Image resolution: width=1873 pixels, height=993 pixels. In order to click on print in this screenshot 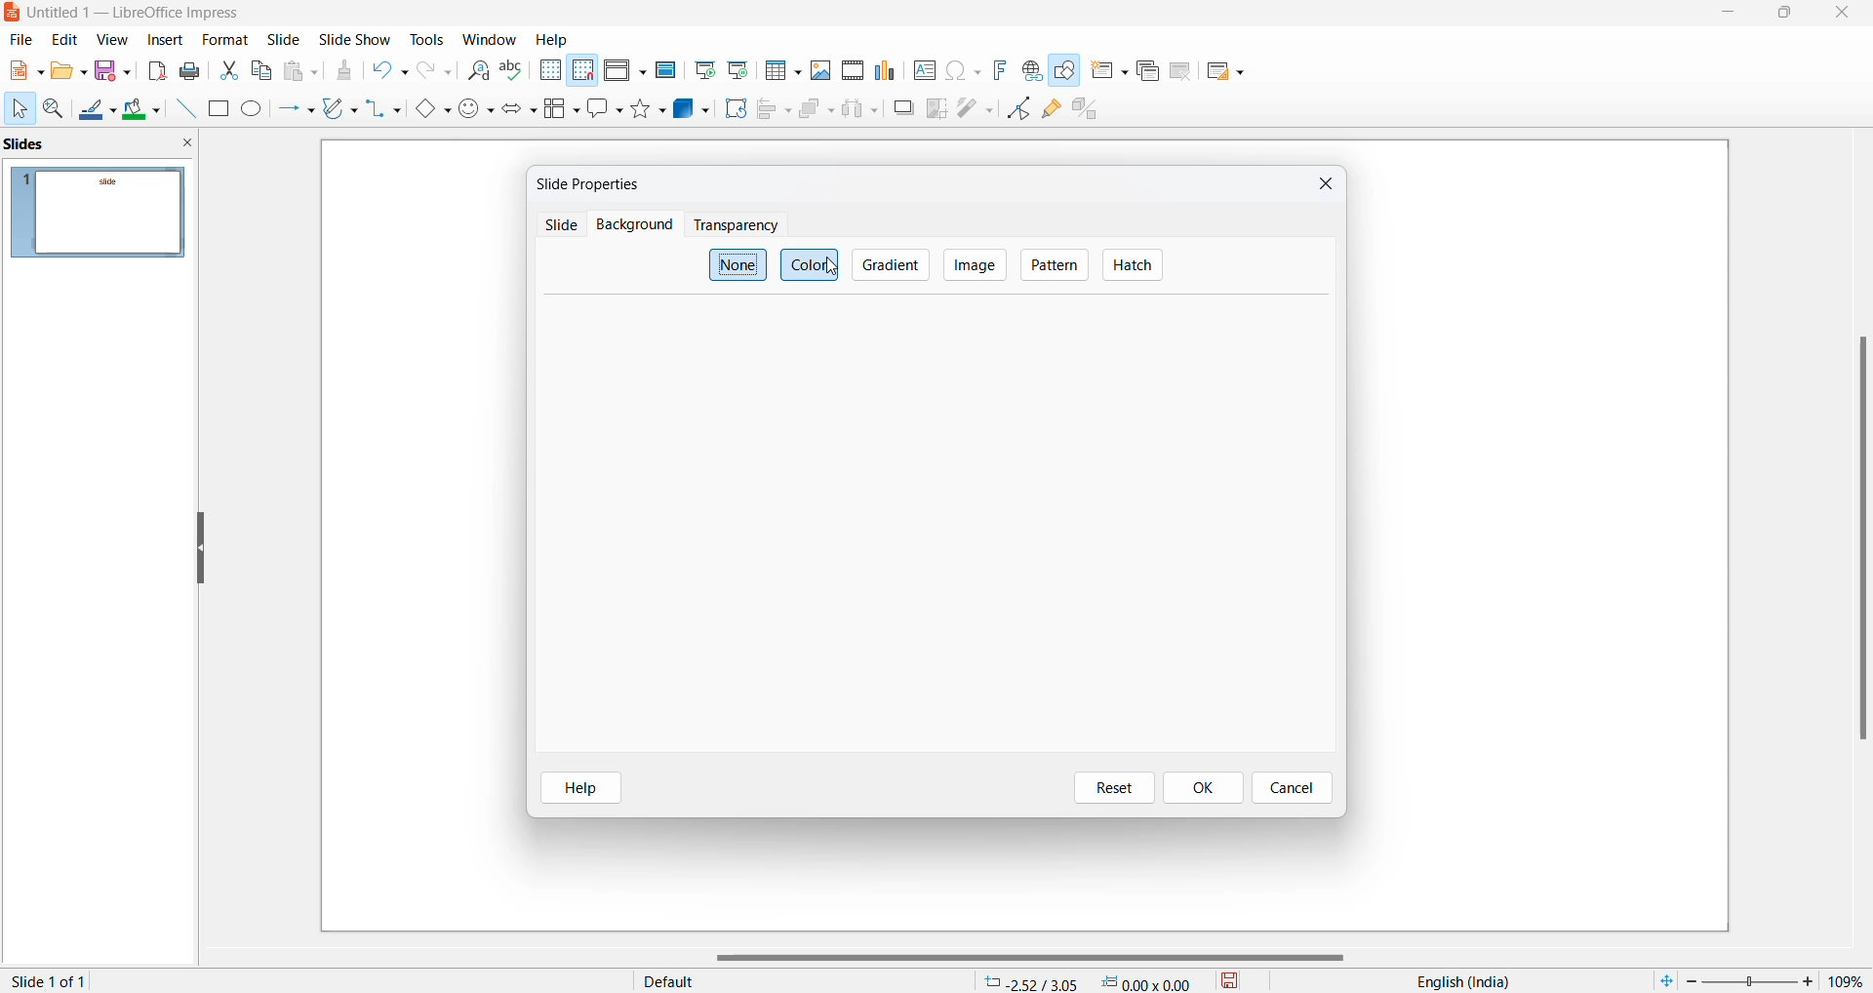, I will do `click(194, 70)`.